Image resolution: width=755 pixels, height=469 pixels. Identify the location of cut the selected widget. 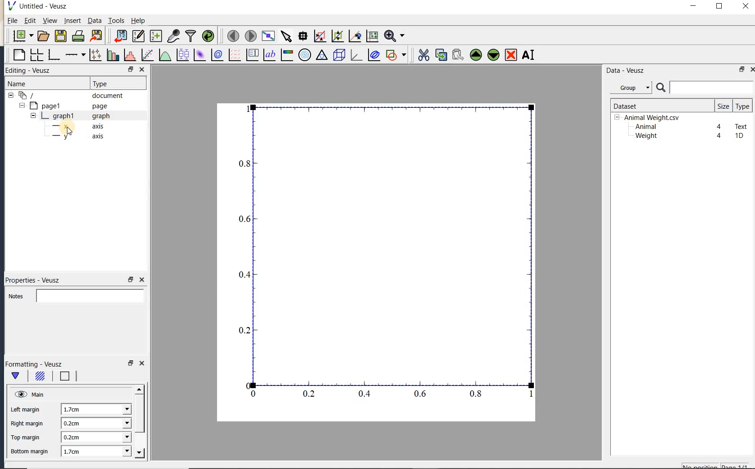
(423, 55).